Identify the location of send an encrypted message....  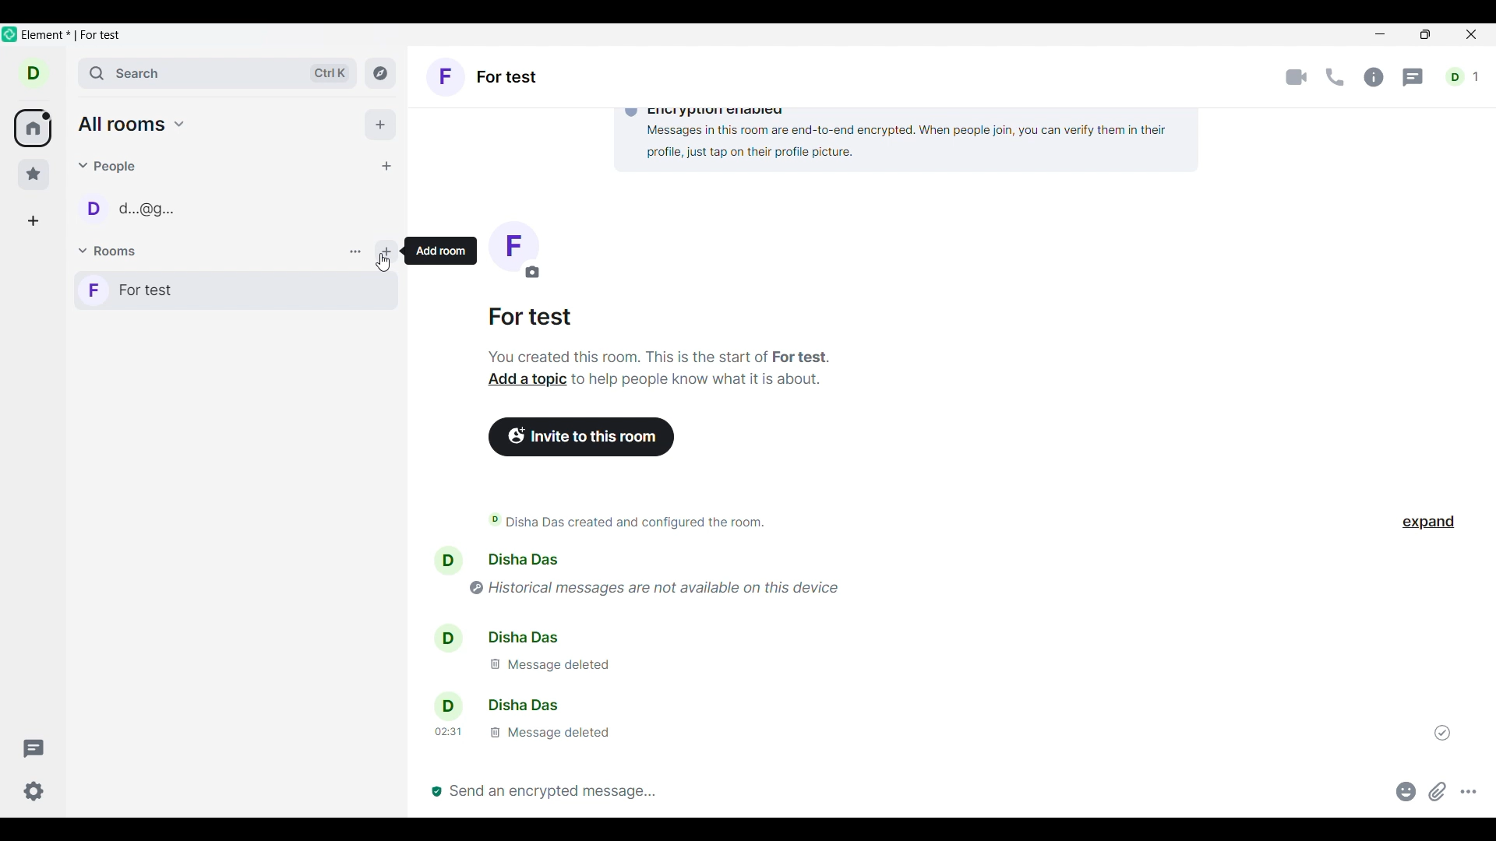
(904, 791).